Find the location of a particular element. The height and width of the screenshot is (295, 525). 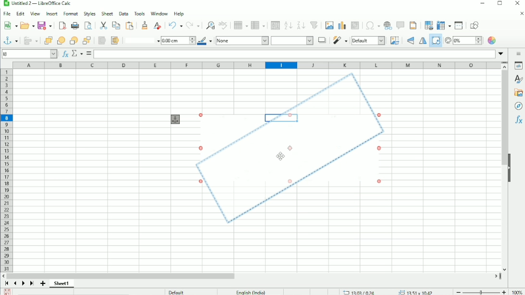

To background is located at coordinates (114, 40).